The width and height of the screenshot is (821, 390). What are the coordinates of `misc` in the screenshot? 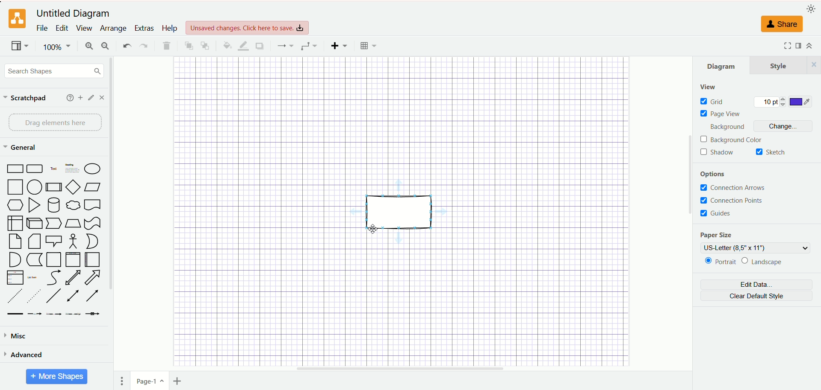 It's located at (17, 336).